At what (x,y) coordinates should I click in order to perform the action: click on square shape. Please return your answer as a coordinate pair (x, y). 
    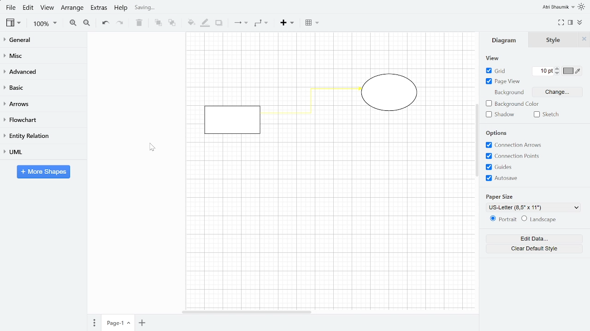
    Looking at the image, I should click on (231, 120).